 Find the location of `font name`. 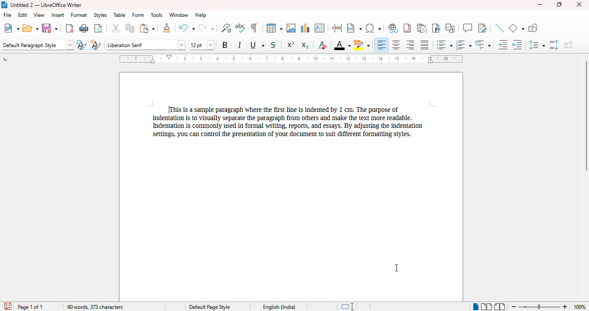

font name is located at coordinates (146, 44).